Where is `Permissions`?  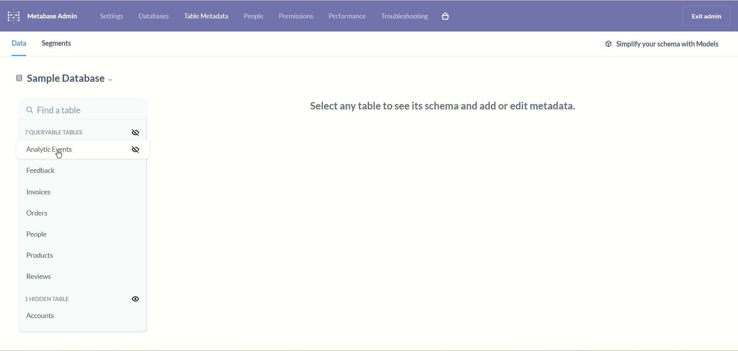 Permissions is located at coordinates (299, 17).